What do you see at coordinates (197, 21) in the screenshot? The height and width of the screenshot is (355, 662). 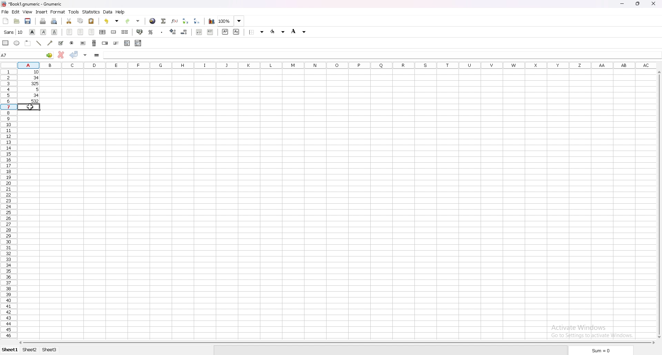 I see `sort descending` at bounding box center [197, 21].